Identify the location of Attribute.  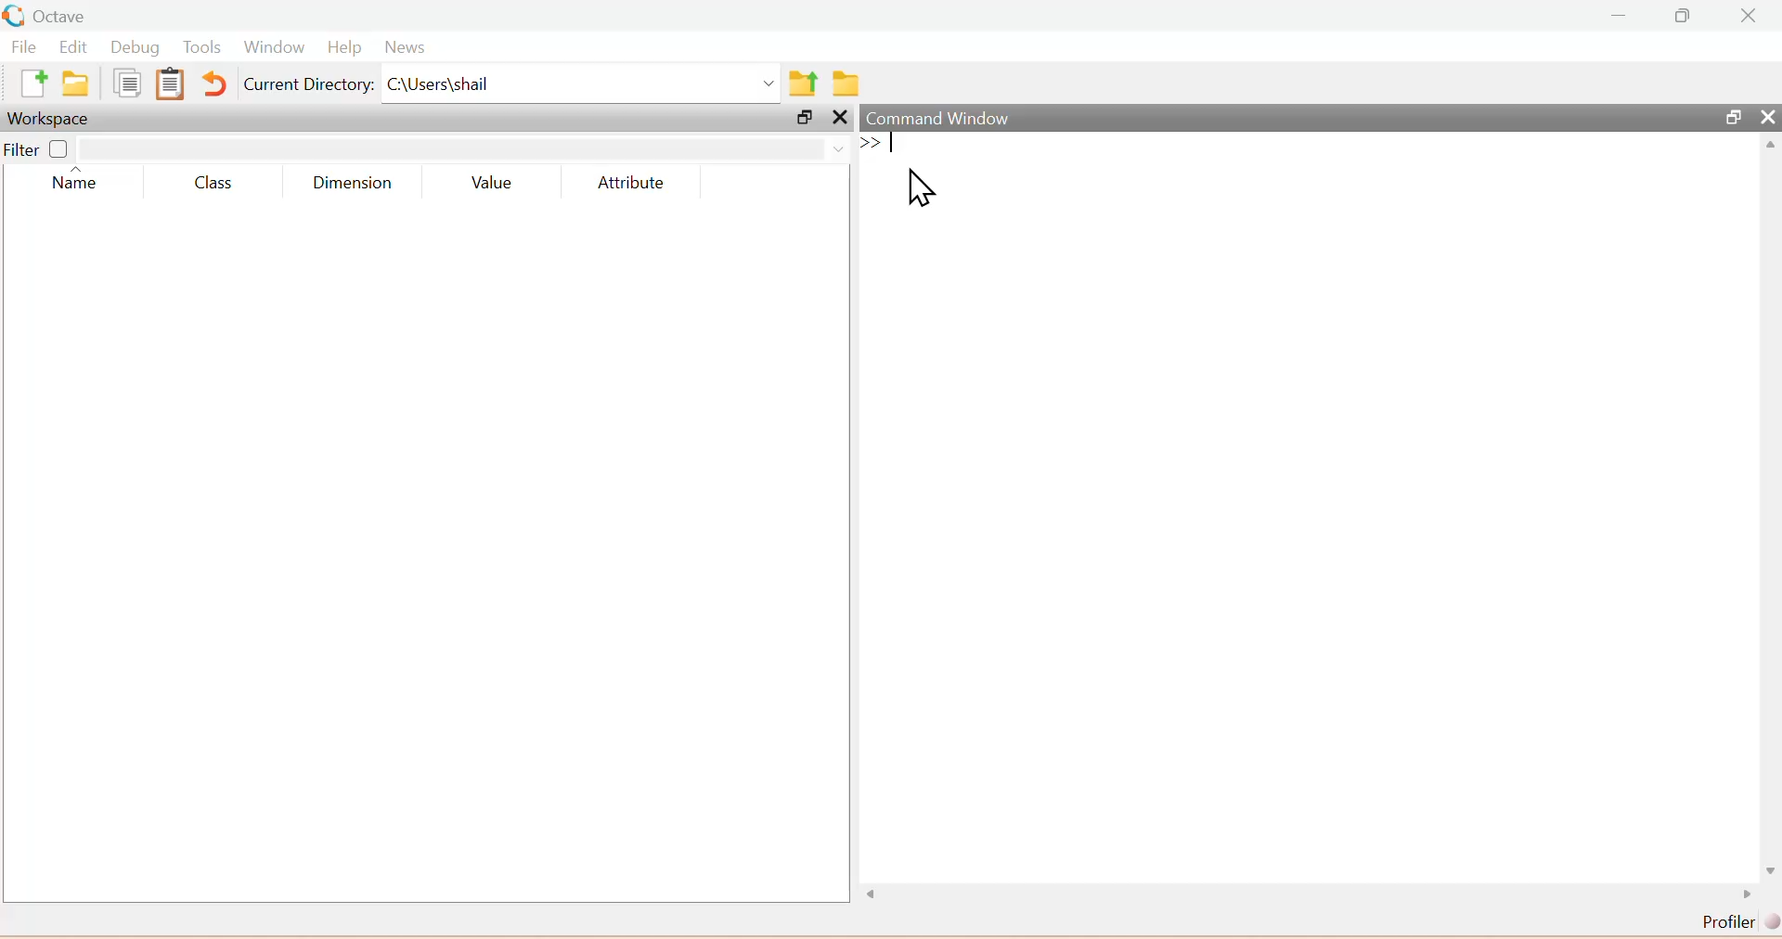
(626, 184).